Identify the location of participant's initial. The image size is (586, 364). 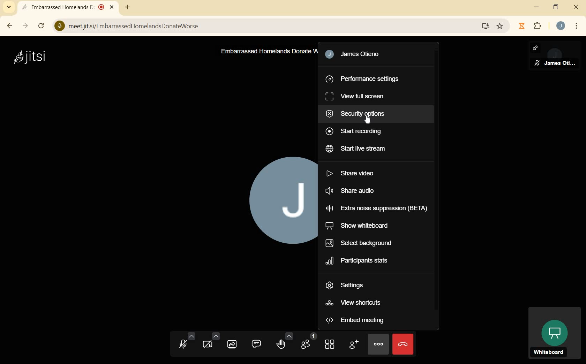
(276, 206).